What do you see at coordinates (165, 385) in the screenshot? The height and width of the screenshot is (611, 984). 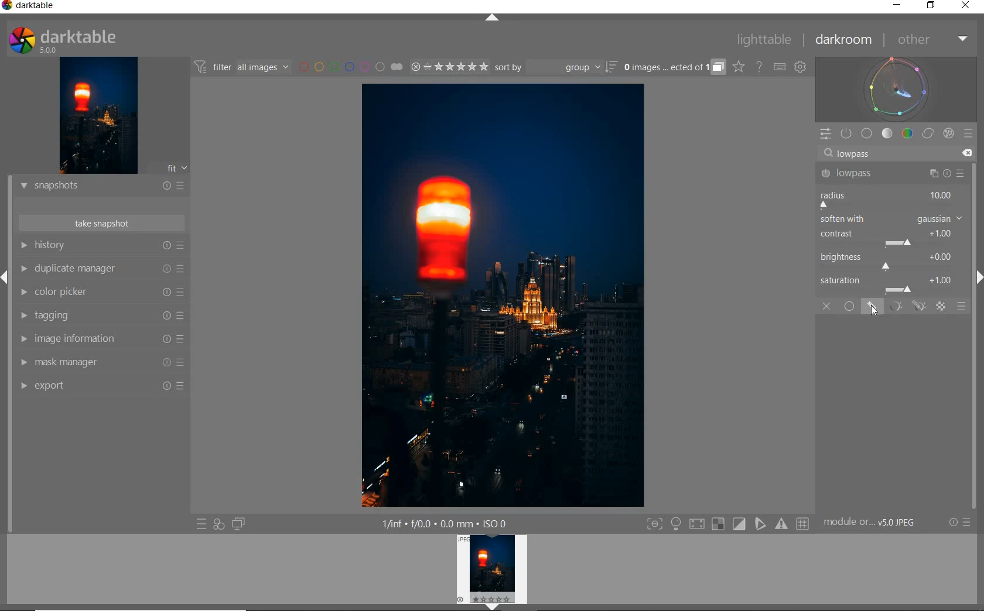 I see `Reset` at bounding box center [165, 385].